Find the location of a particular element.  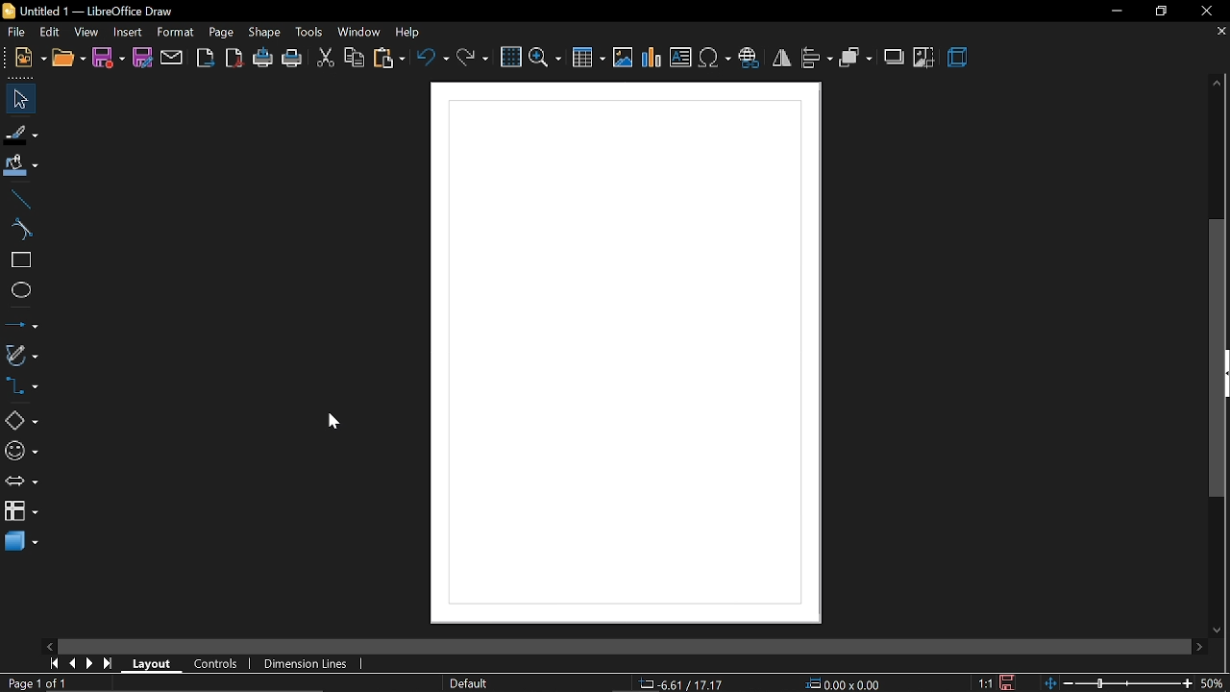

undo is located at coordinates (432, 59).